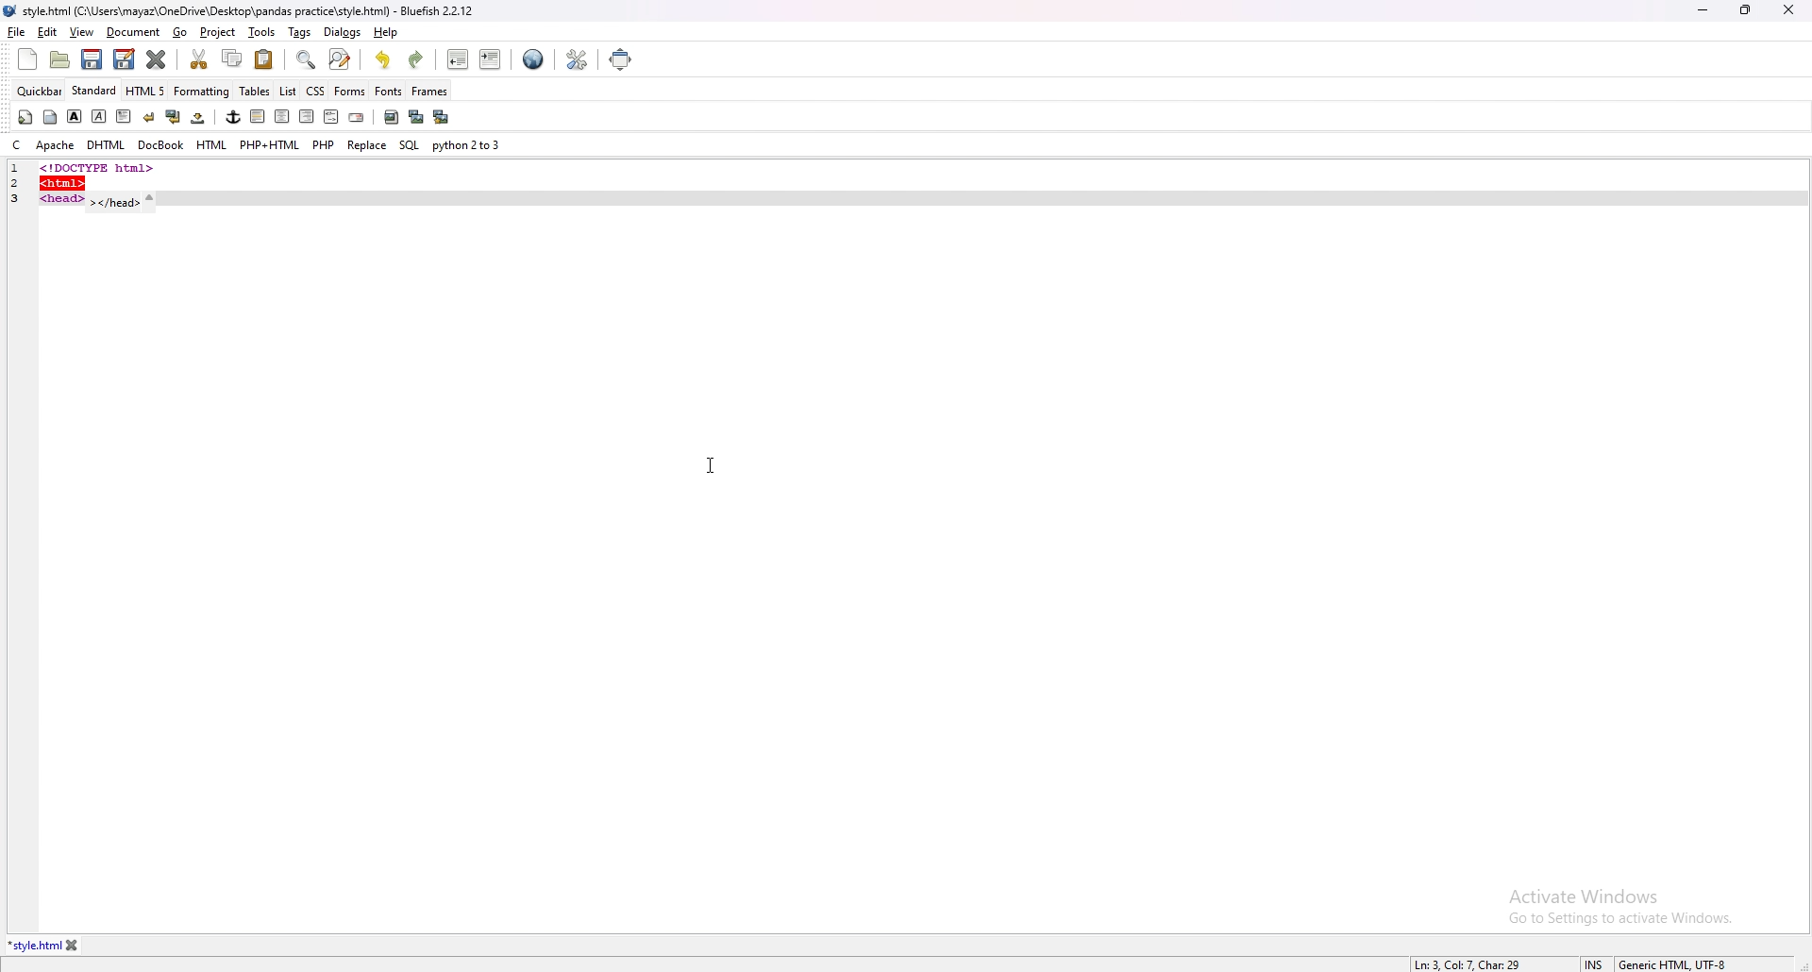  I want to click on center, so click(281, 117).